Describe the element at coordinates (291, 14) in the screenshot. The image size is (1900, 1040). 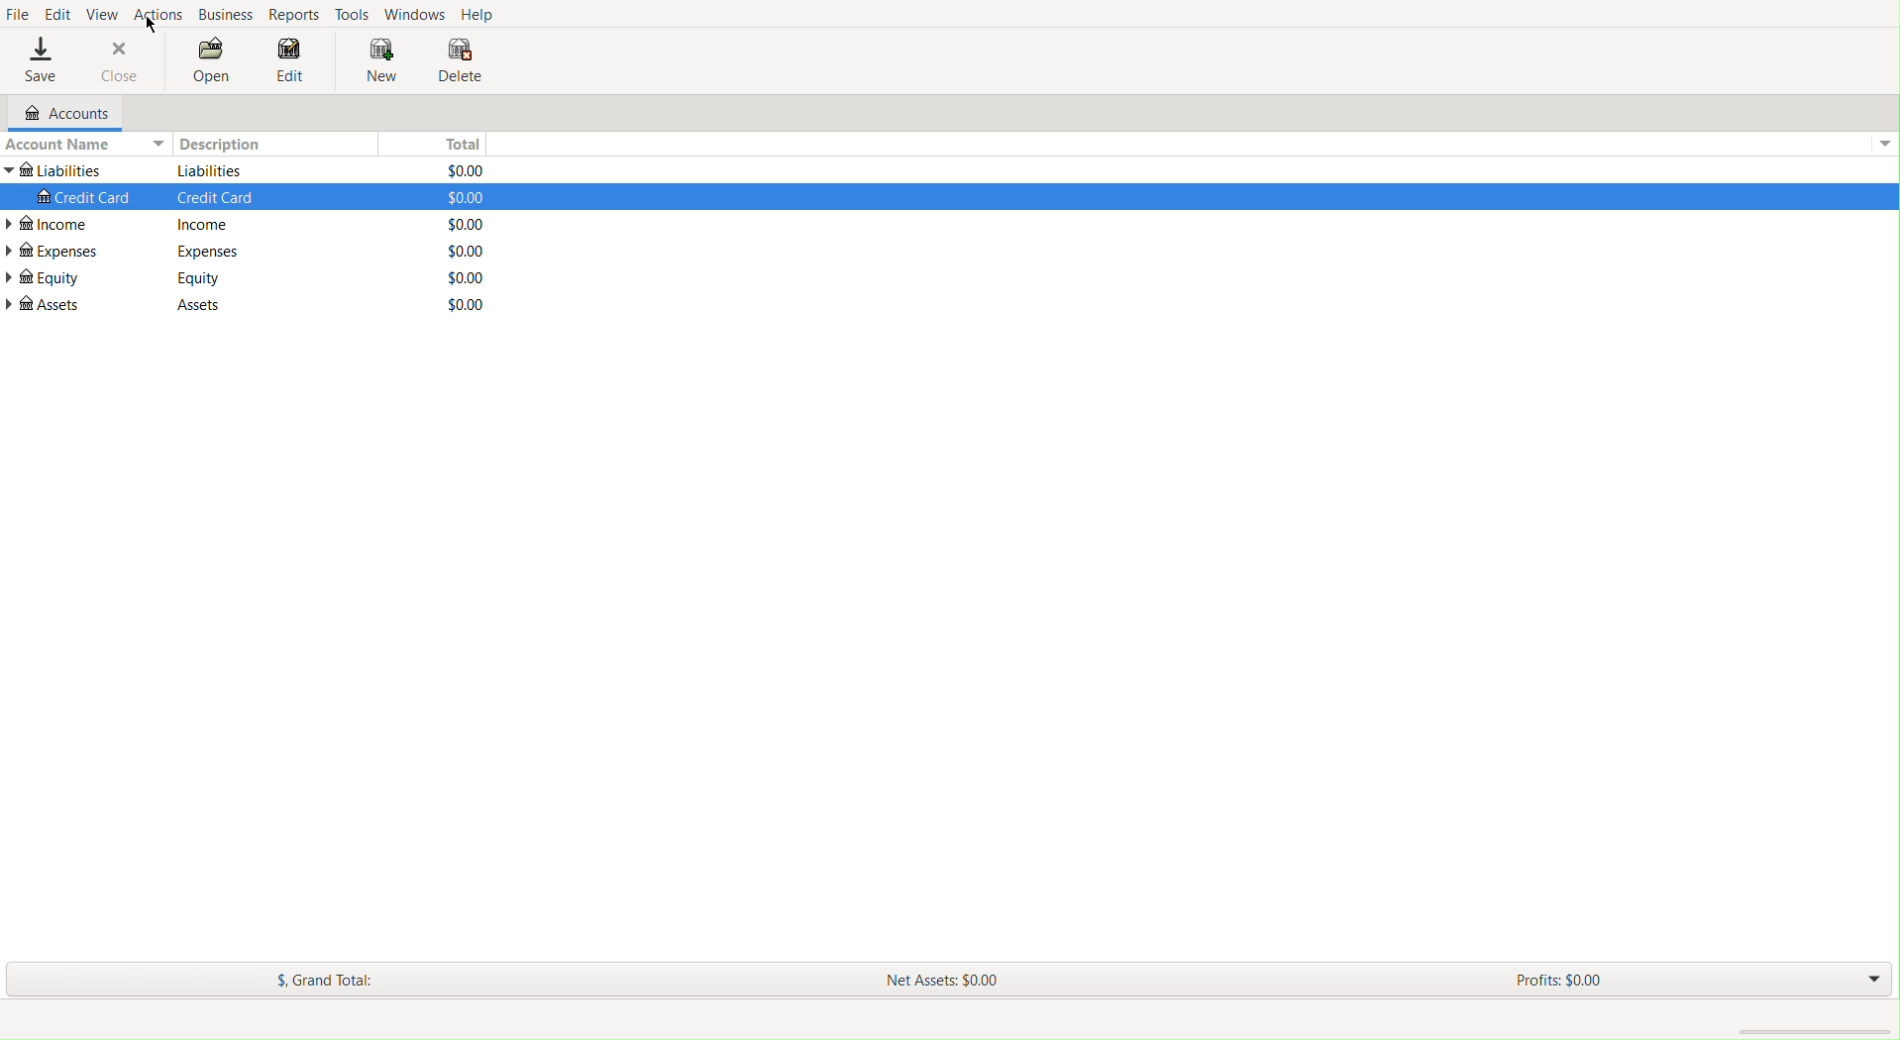
I see `Reports` at that location.